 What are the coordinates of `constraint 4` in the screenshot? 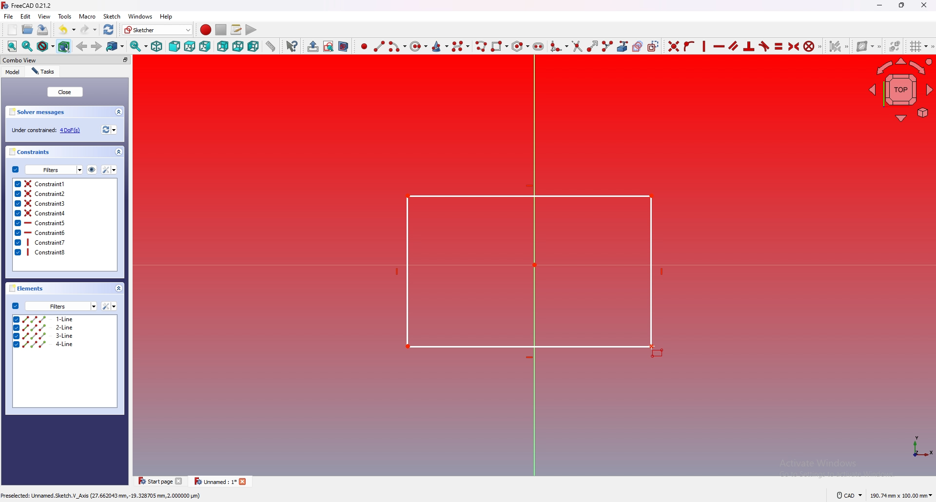 It's located at (64, 212).